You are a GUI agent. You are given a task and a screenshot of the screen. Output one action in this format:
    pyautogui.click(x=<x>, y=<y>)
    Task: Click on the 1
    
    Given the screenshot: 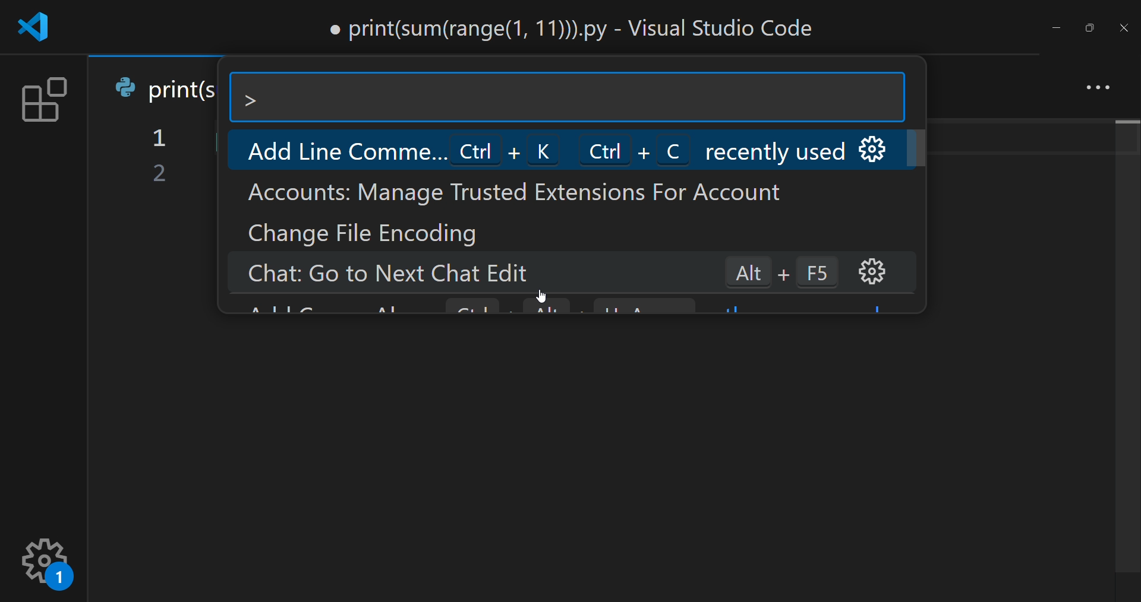 What is the action you would take?
    pyautogui.click(x=161, y=140)
    